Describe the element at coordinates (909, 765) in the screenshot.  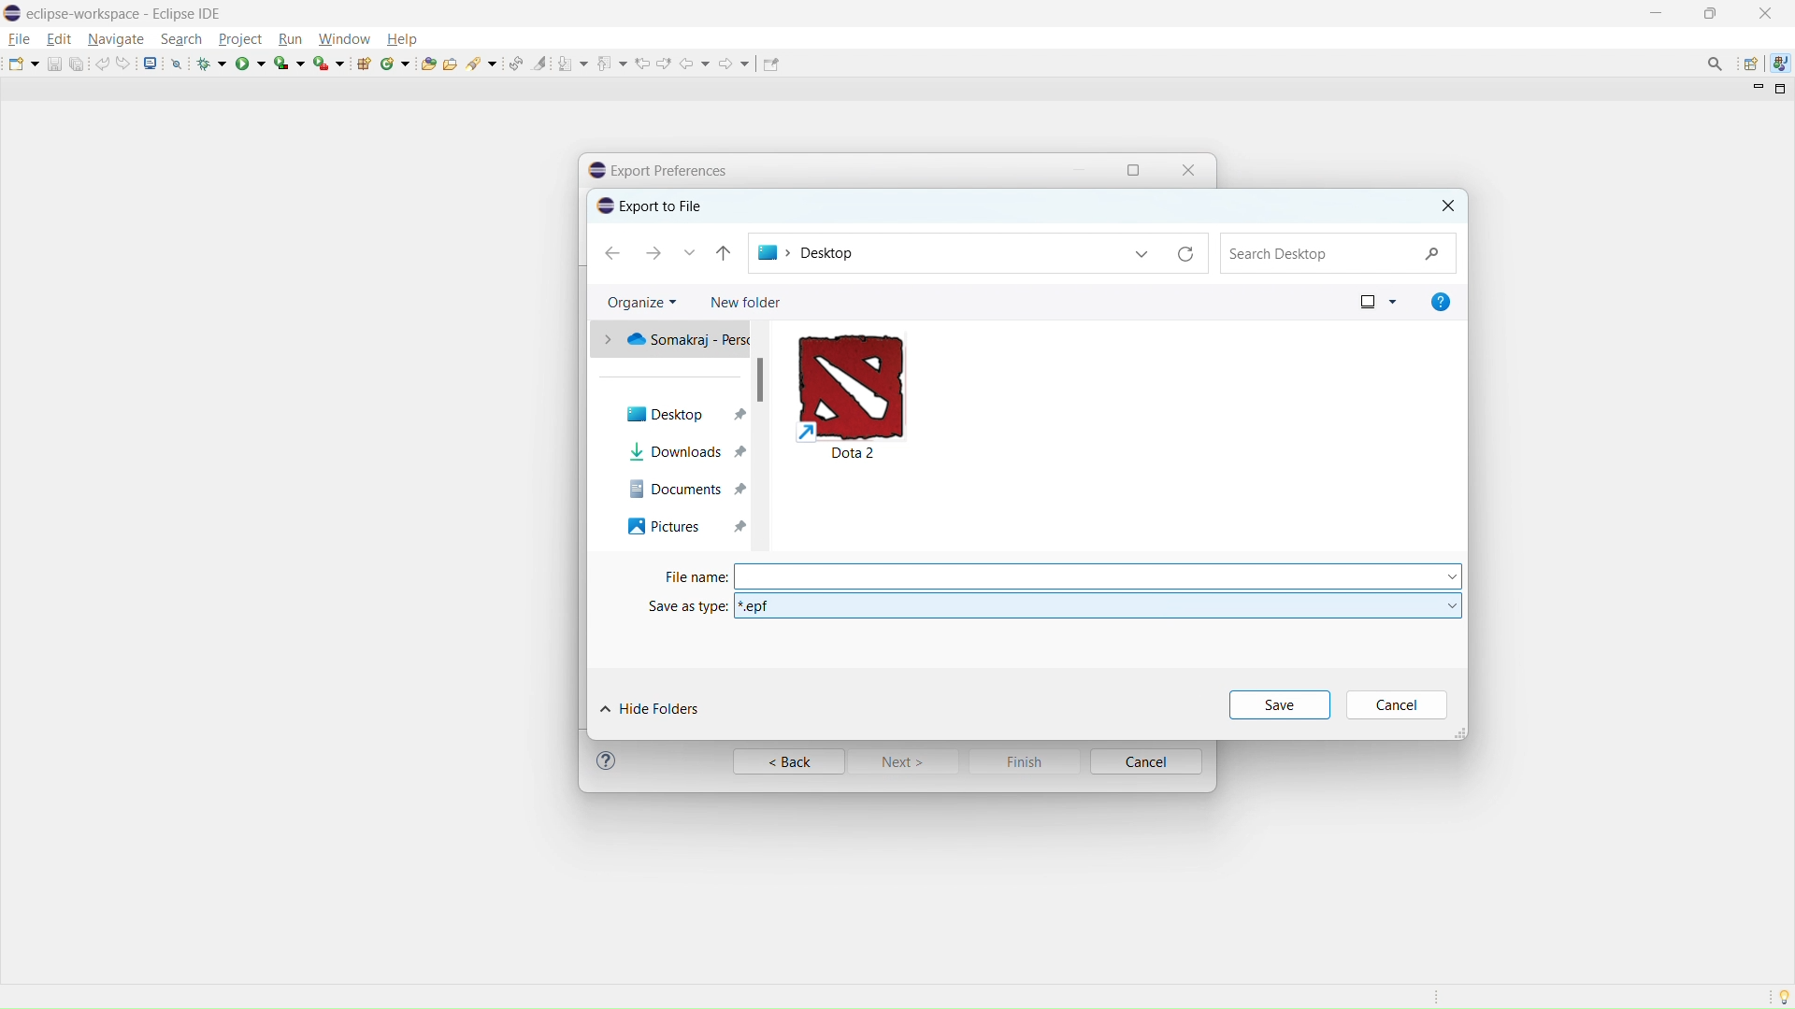
I see `Next` at that location.